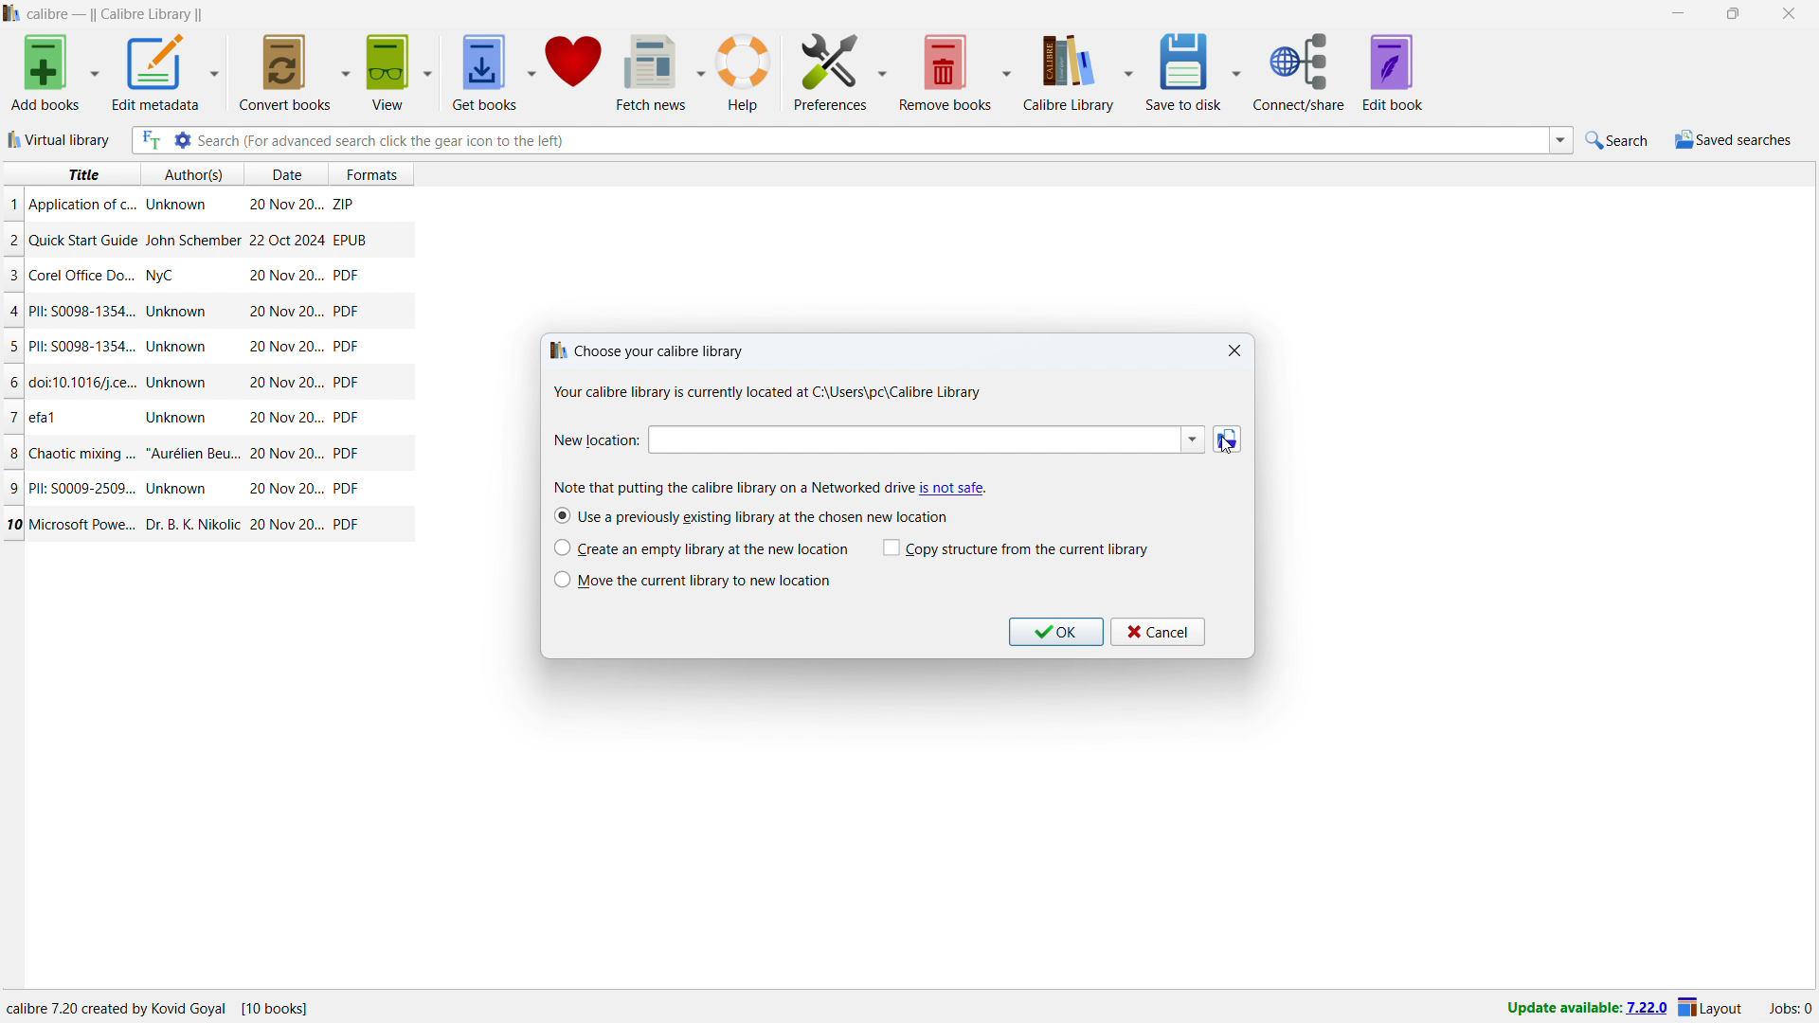 The width and height of the screenshot is (1819, 1023). What do you see at coordinates (654, 71) in the screenshot?
I see `fetch news` at bounding box center [654, 71].